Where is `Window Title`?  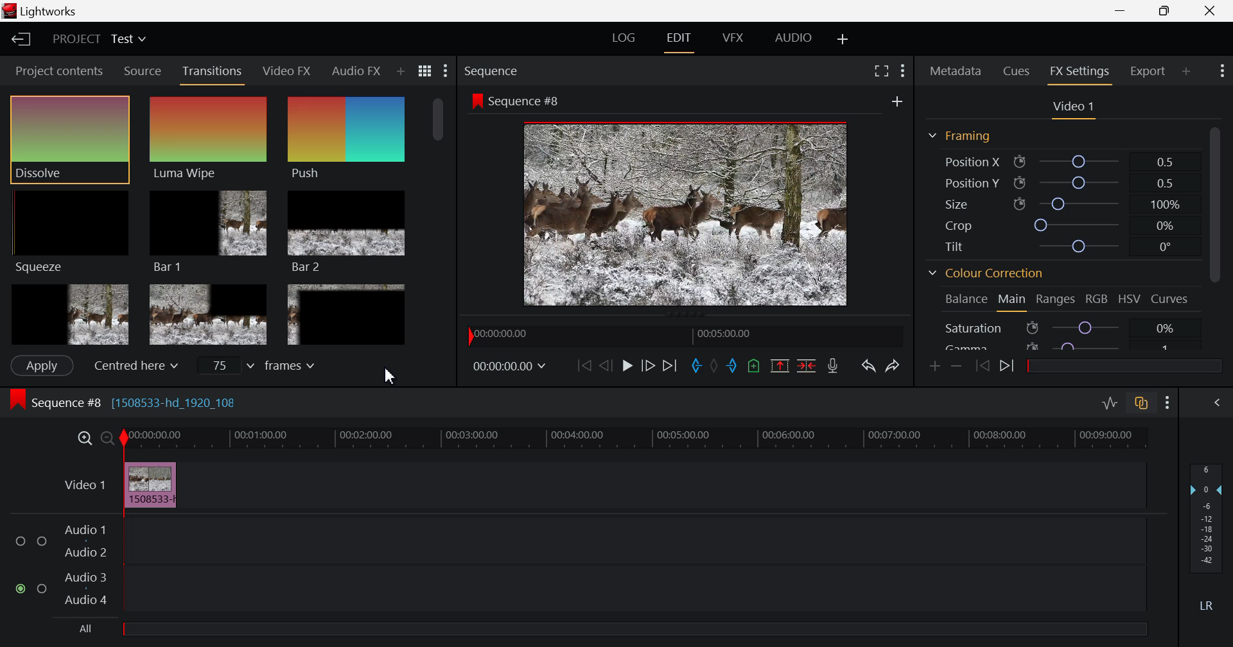
Window Title is located at coordinates (39, 11).